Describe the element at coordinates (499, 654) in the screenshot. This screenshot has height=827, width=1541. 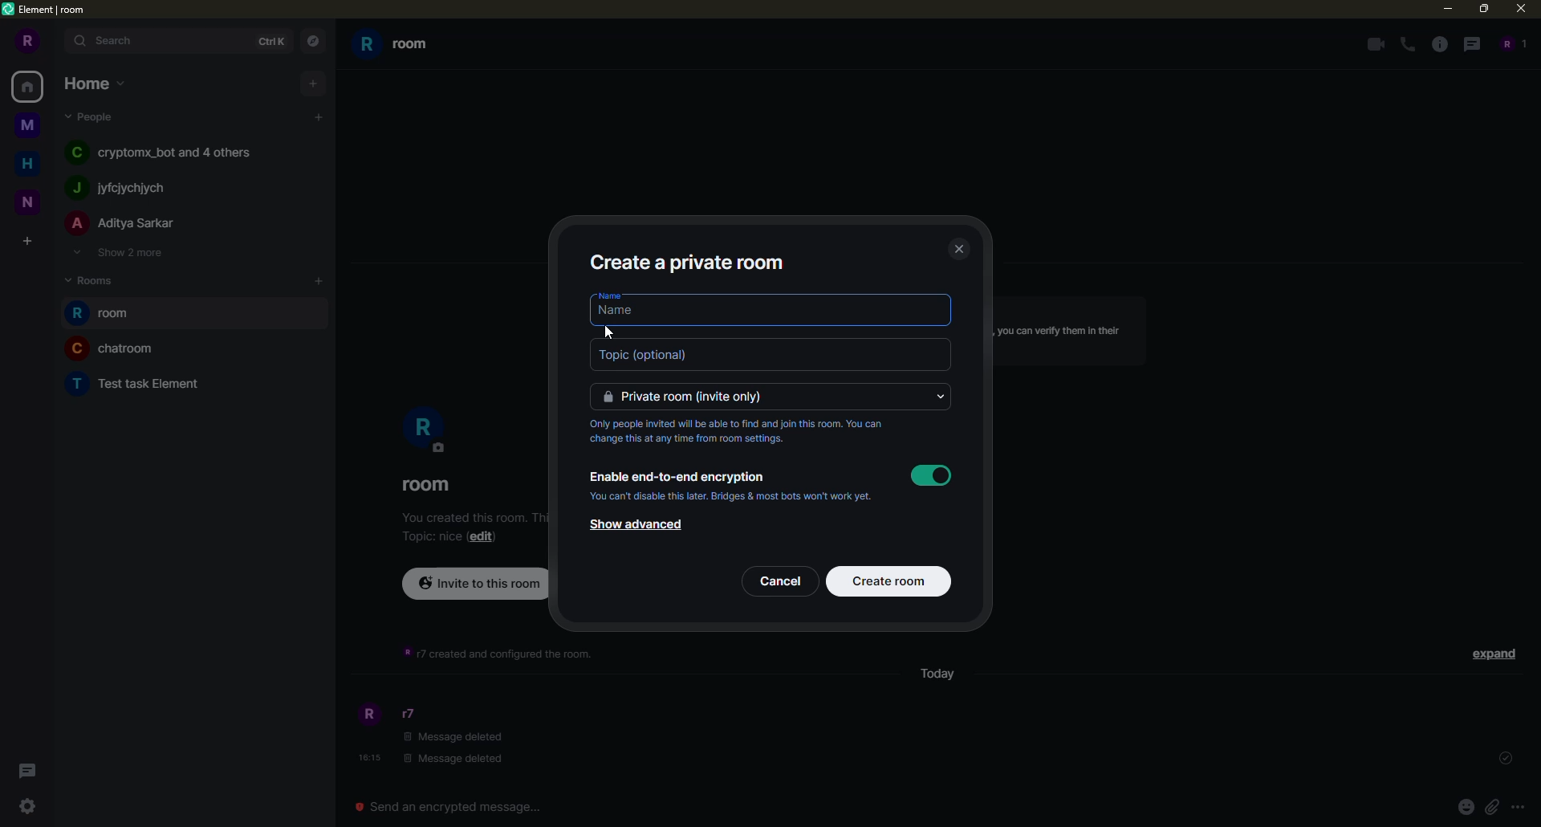
I see `info` at that location.